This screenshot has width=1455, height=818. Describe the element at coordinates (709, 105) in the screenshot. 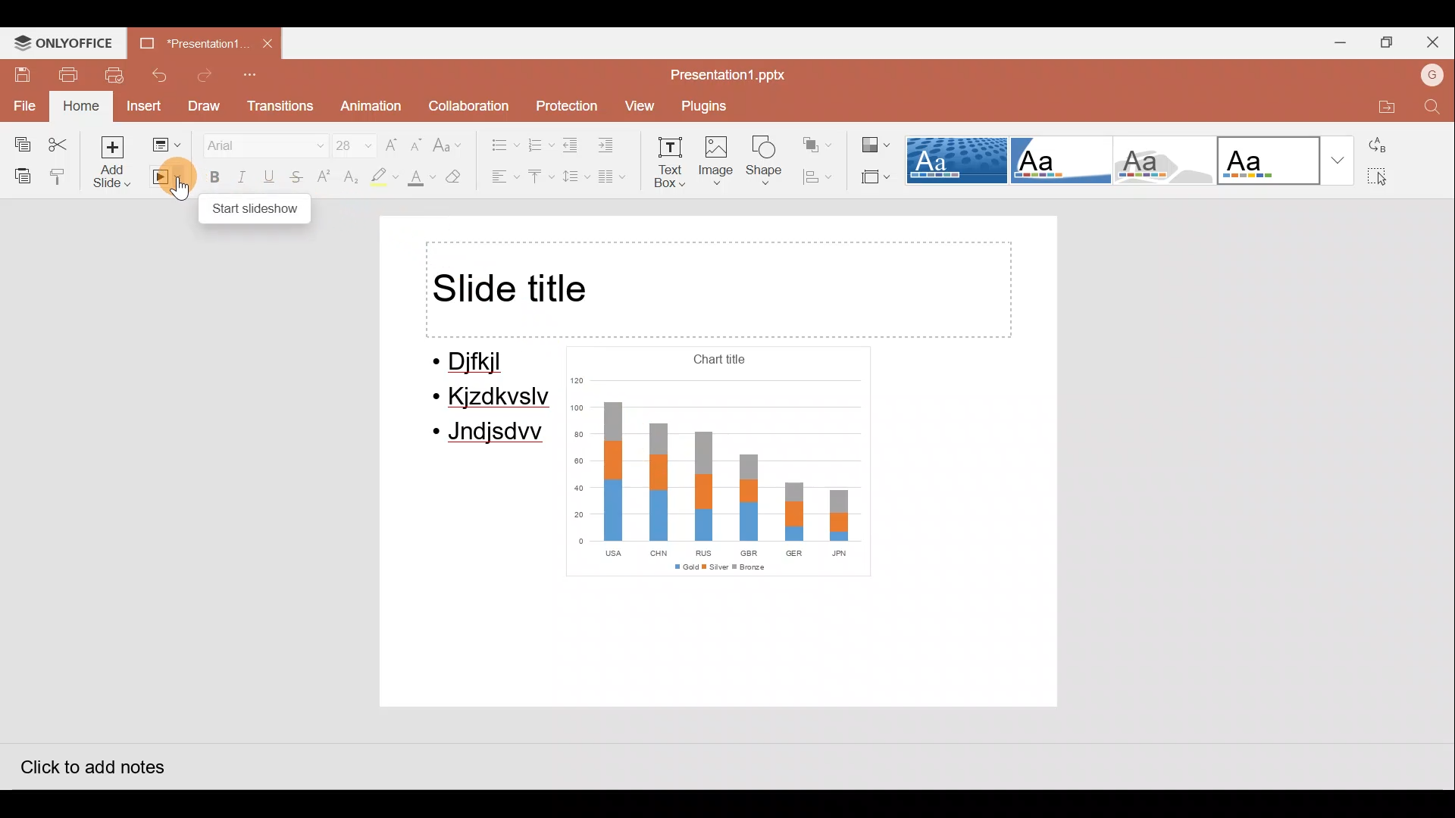

I see `Plugins` at that location.